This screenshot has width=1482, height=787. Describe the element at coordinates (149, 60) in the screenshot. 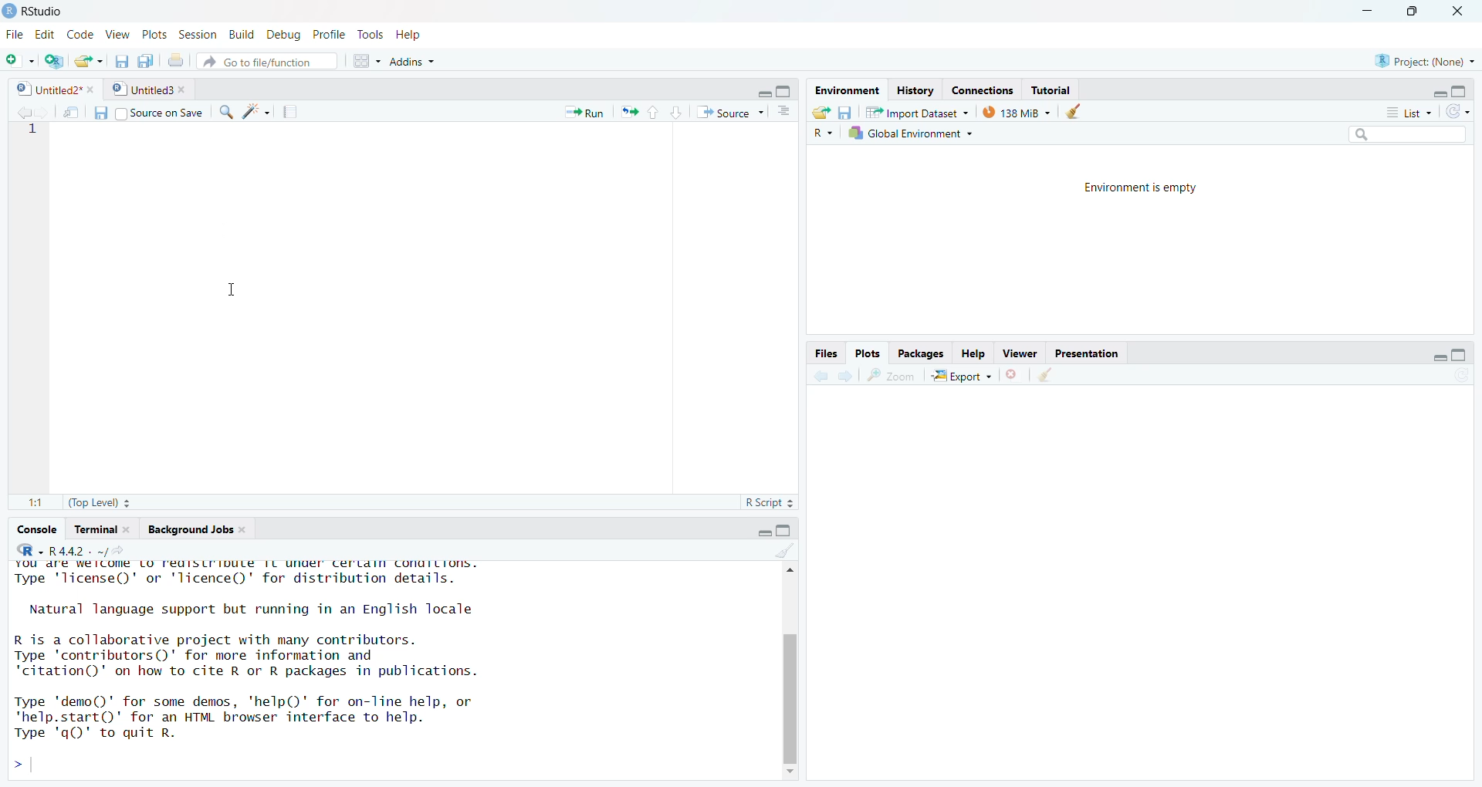

I see `Save all documents` at that location.